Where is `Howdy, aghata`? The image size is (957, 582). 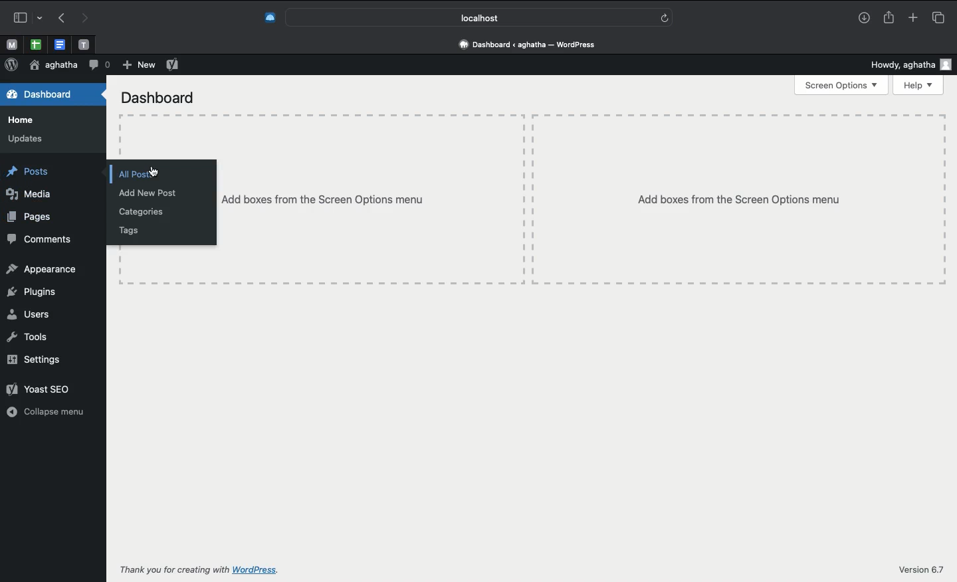 Howdy, aghata is located at coordinates (911, 62).